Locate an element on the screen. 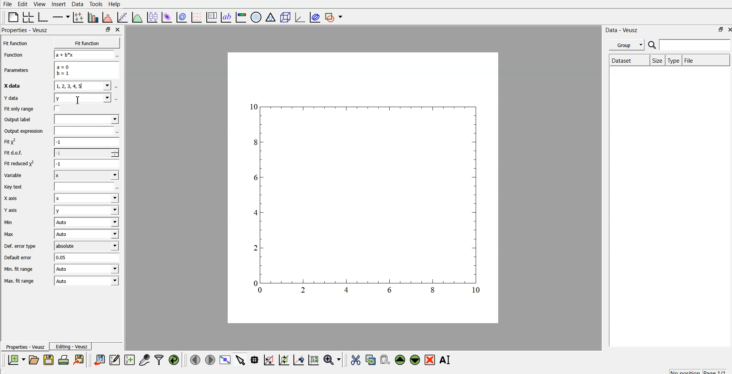 The width and height of the screenshot is (732, 374). plot a vector field is located at coordinates (196, 18).